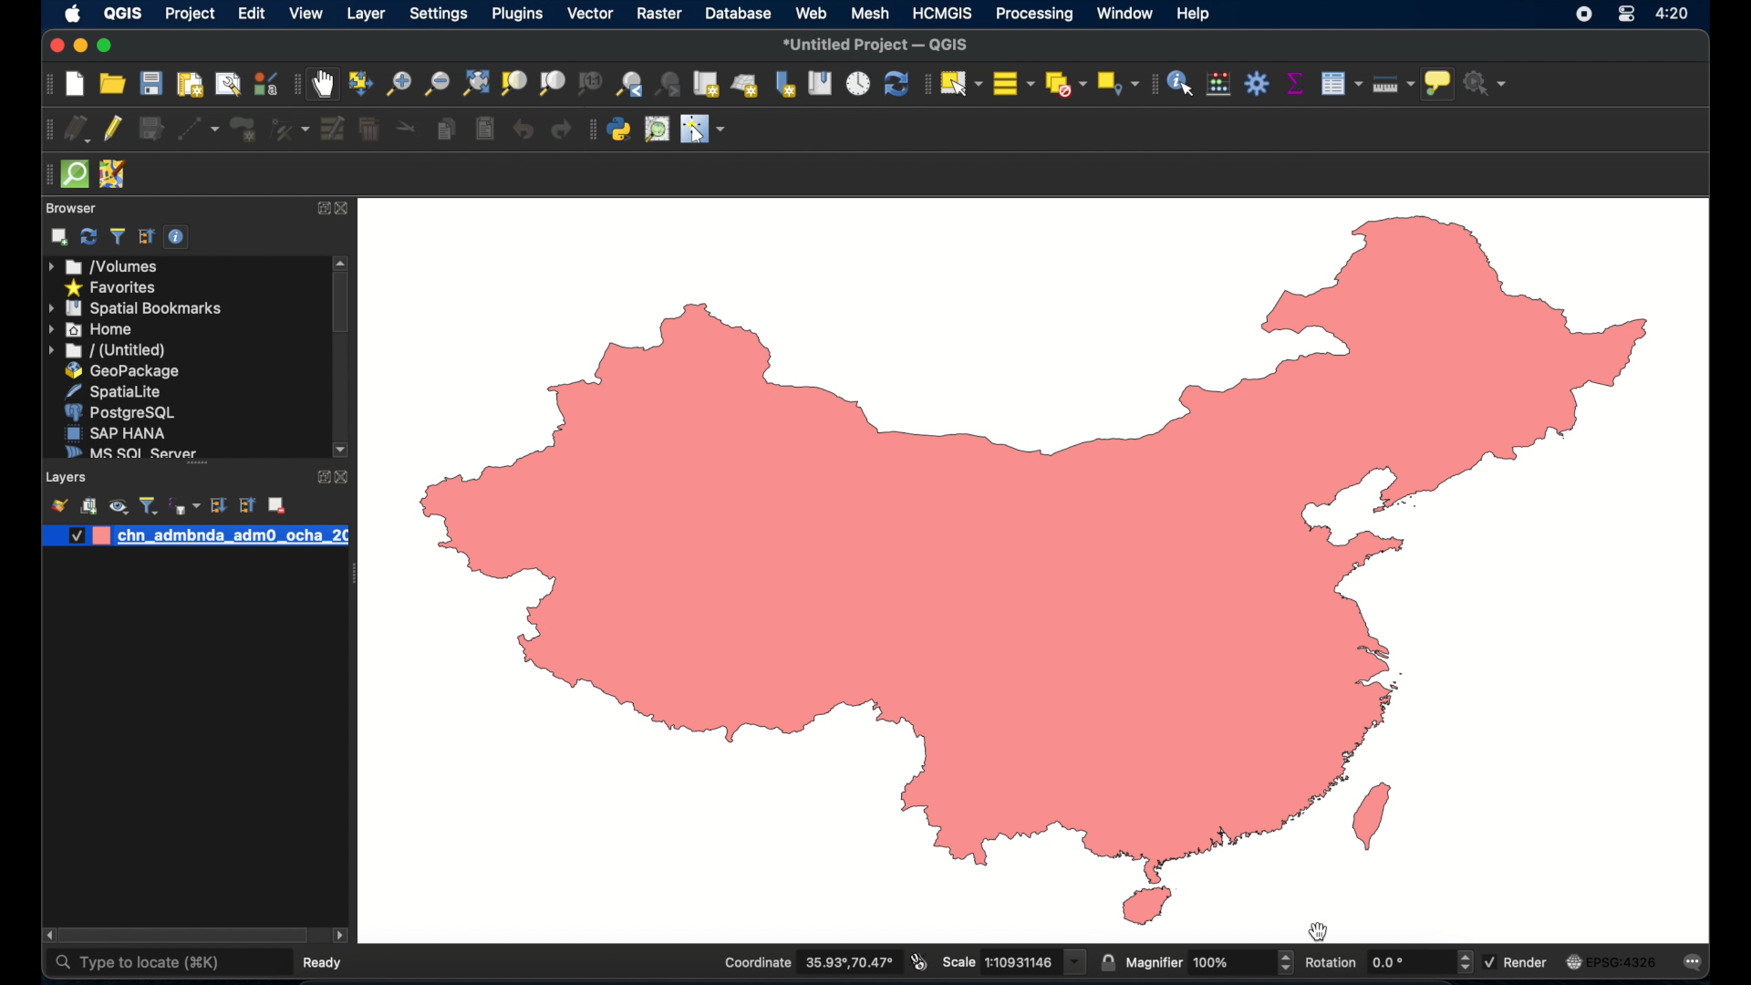 The image size is (1751, 985). I want to click on modify attributes, so click(331, 129).